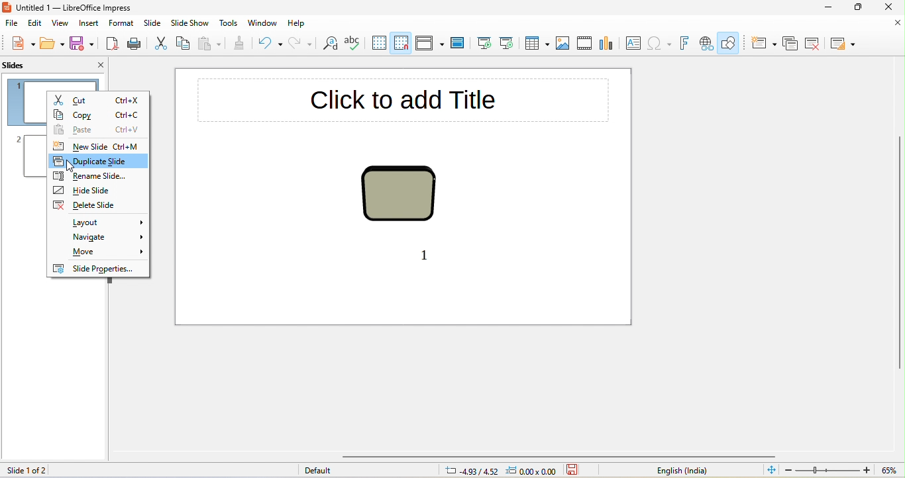 Image resolution: width=905 pixels, height=478 pixels. I want to click on duplicate slide, so click(99, 160).